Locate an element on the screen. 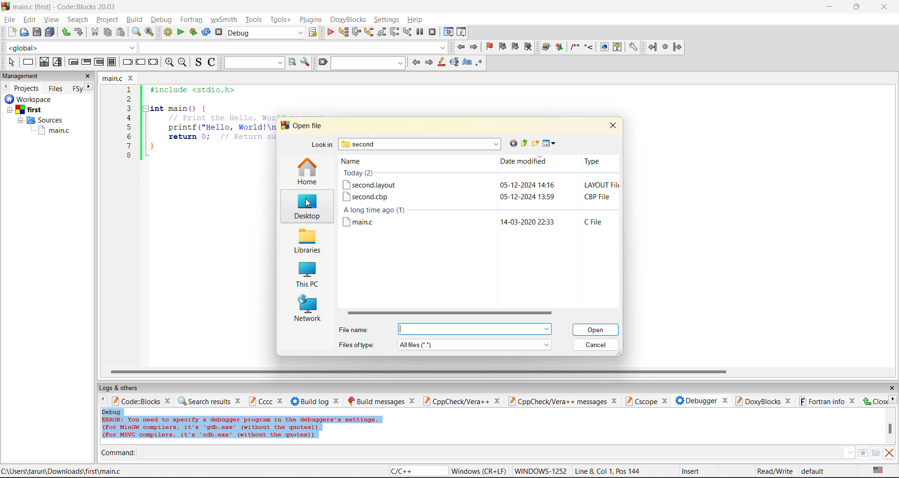  debugger is located at coordinates (696, 400).